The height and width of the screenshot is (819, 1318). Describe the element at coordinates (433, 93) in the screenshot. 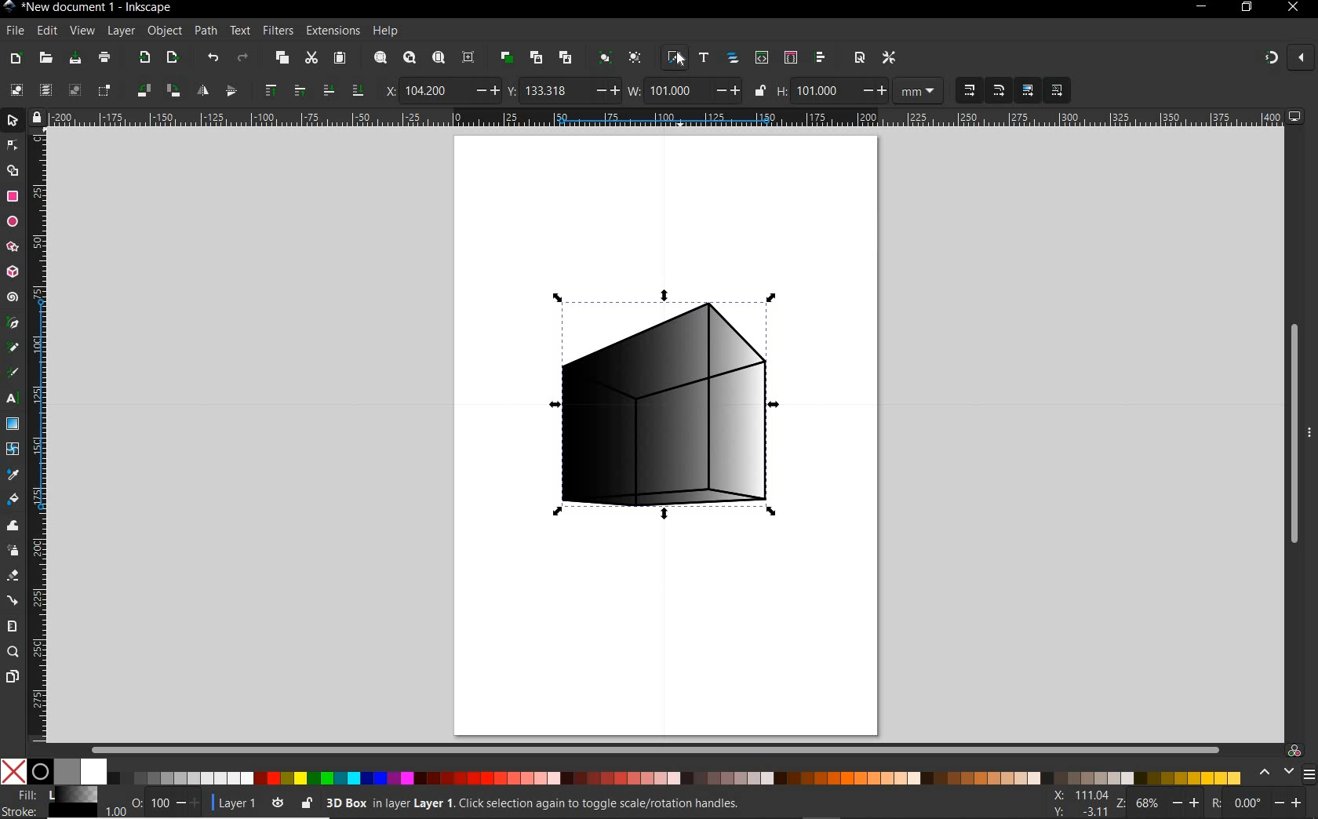

I see `104` at that location.